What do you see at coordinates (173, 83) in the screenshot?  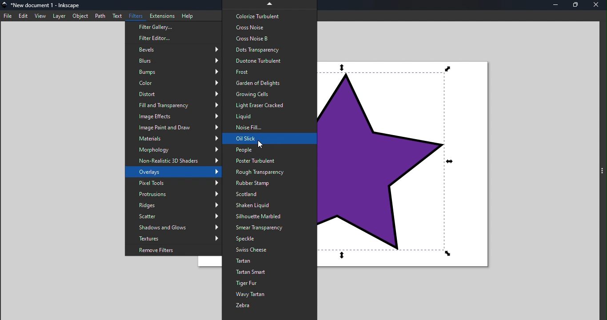 I see `Color` at bounding box center [173, 83].